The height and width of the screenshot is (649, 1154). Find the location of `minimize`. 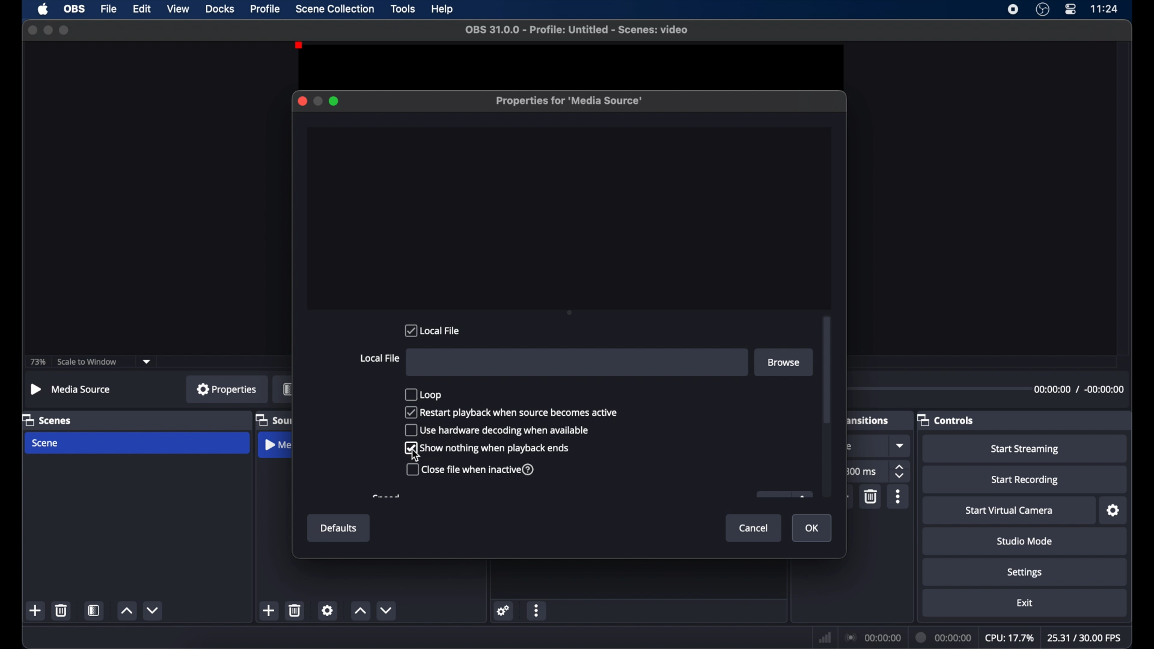

minimize is located at coordinates (317, 101).